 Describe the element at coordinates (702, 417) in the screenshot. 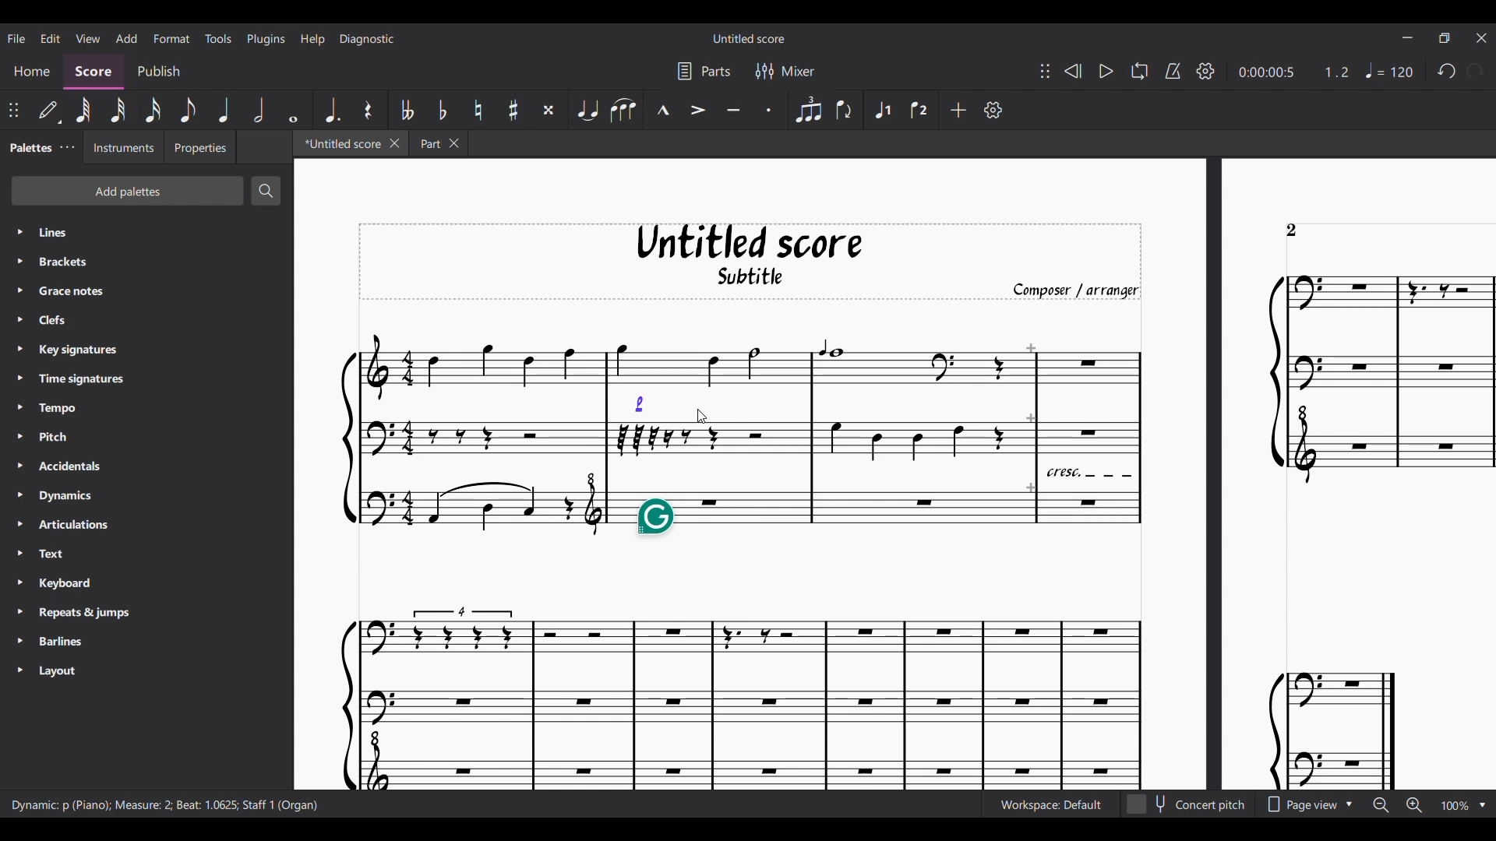

I see `Cursor position unchanged` at that location.